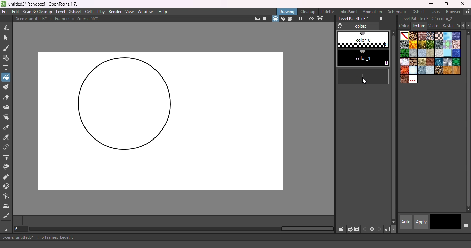 The image size is (471, 248). Describe the element at coordinates (456, 62) in the screenshot. I see `snakeskin.bmp` at that location.